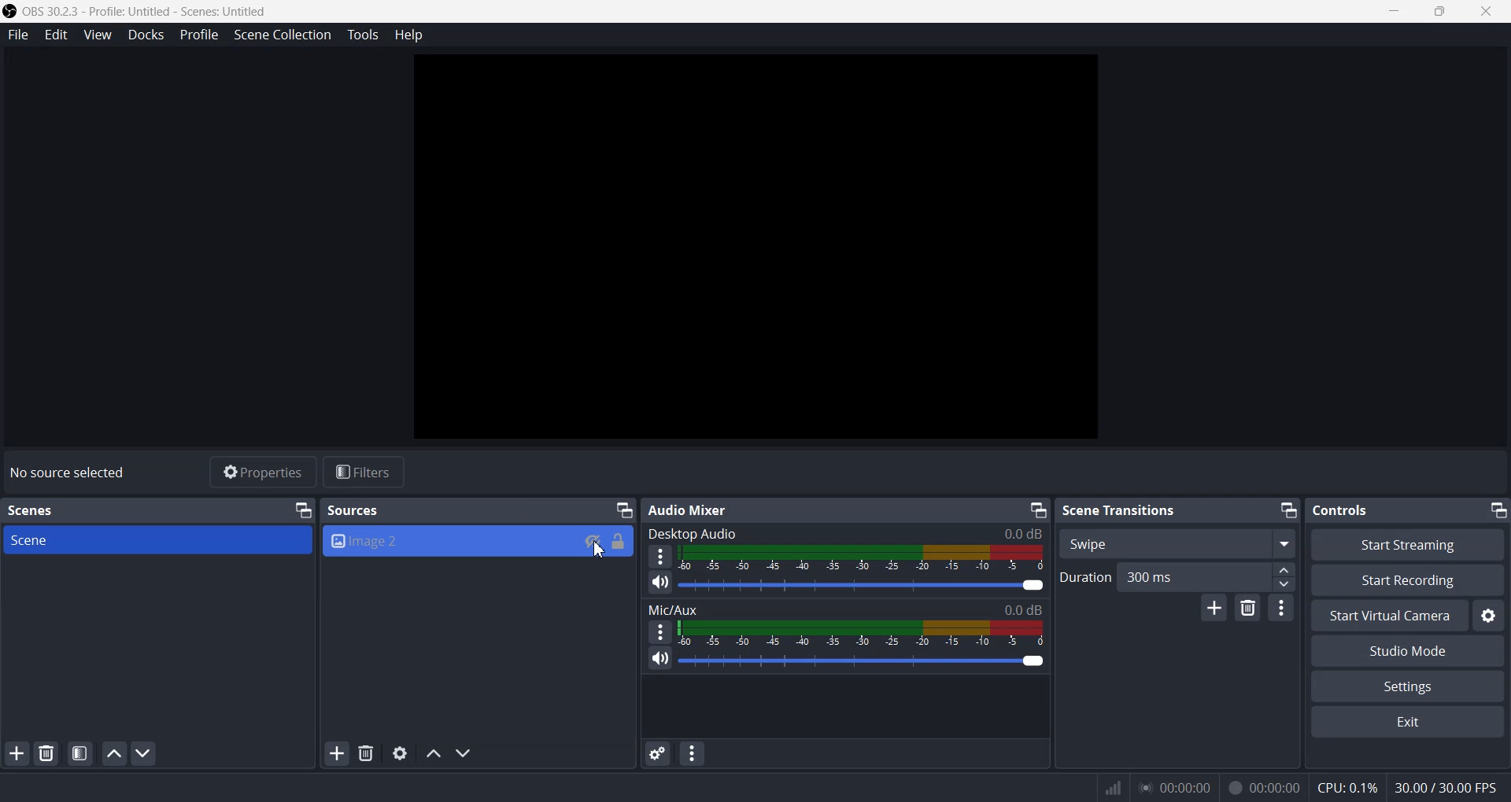  I want to click on Start Virtual Camera, so click(1387, 616).